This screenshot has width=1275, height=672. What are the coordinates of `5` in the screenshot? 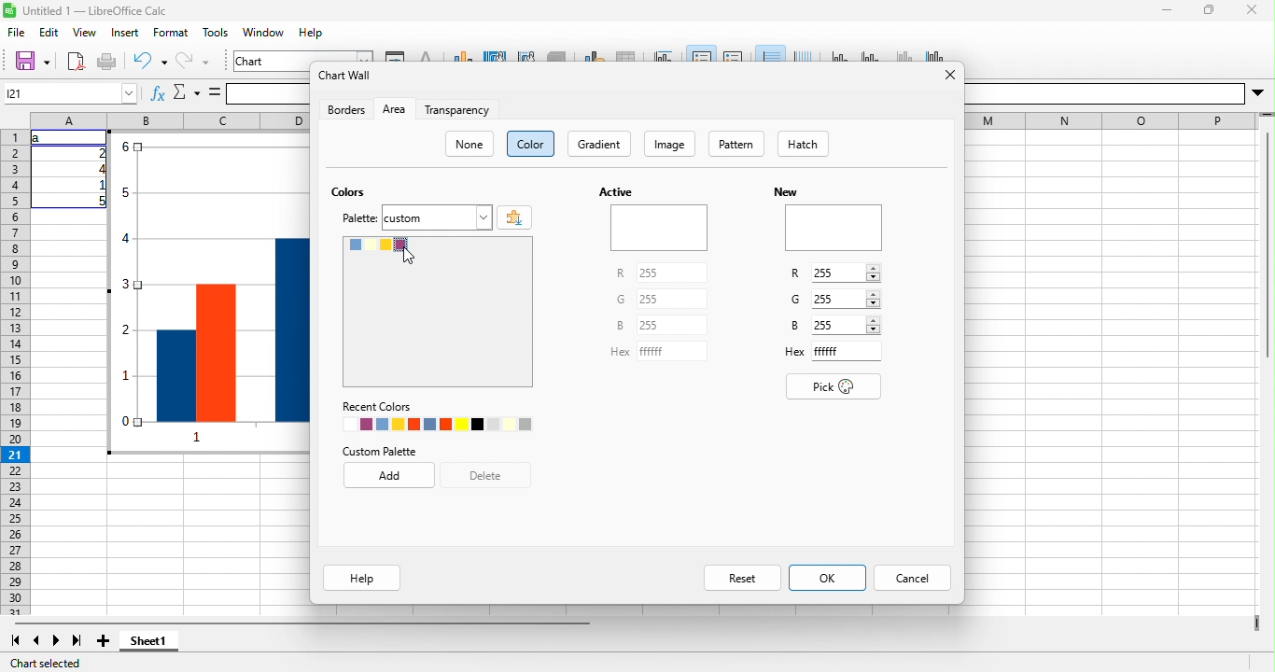 It's located at (99, 201).